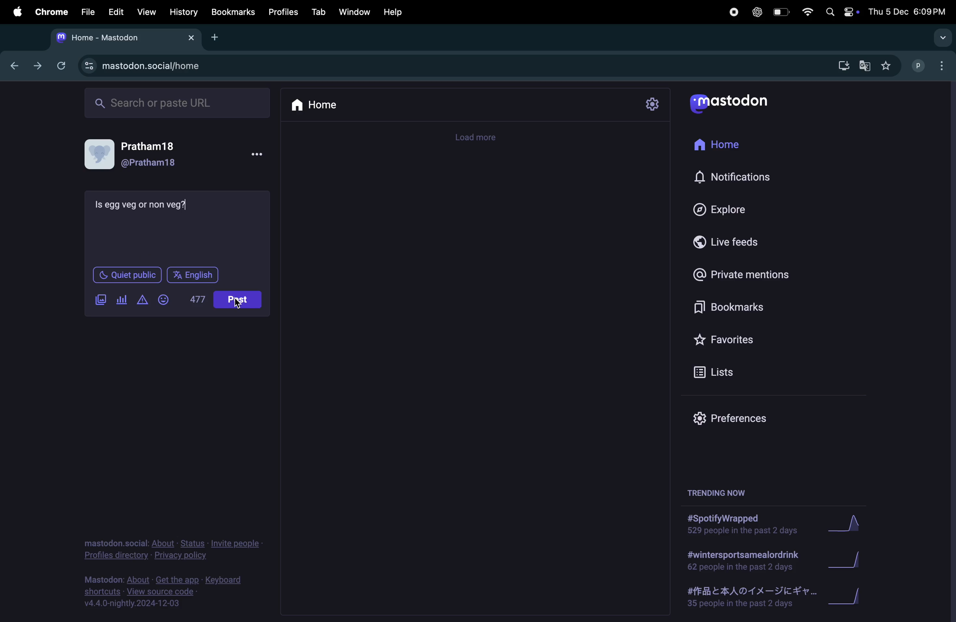  Describe the element at coordinates (781, 13) in the screenshot. I see `battery` at that location.